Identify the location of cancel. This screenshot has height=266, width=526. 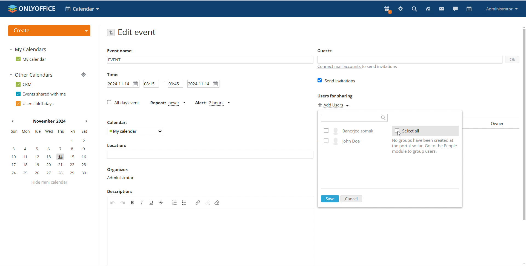
(352, 199).